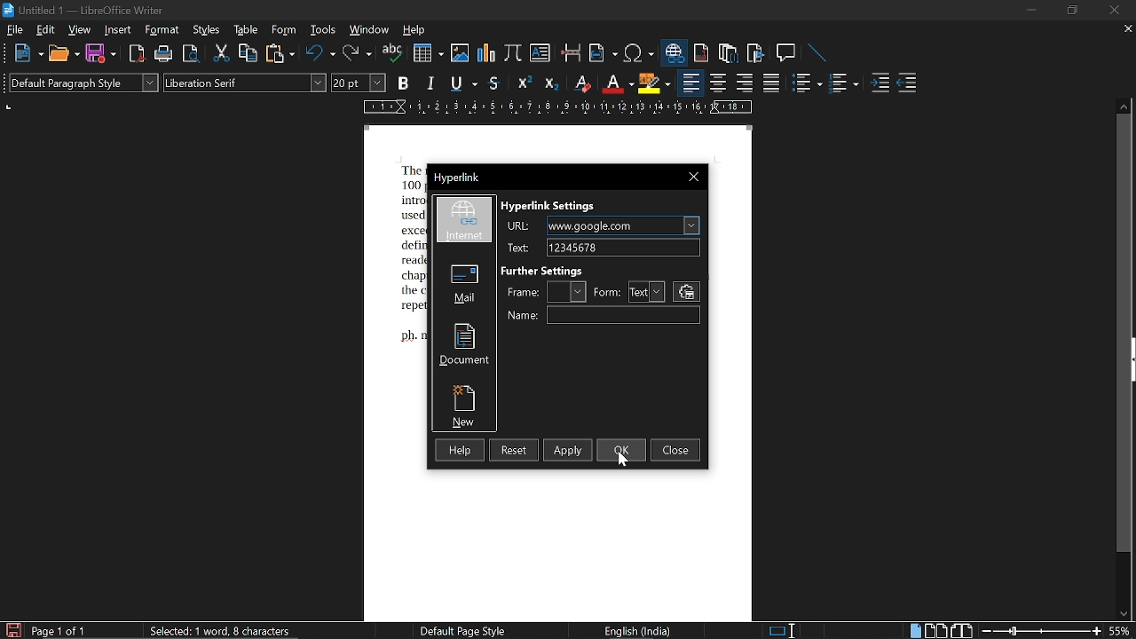  Describe the element at coordinates (1124, 334) in the screenshot. I see `vertical scrollbar` at that location.